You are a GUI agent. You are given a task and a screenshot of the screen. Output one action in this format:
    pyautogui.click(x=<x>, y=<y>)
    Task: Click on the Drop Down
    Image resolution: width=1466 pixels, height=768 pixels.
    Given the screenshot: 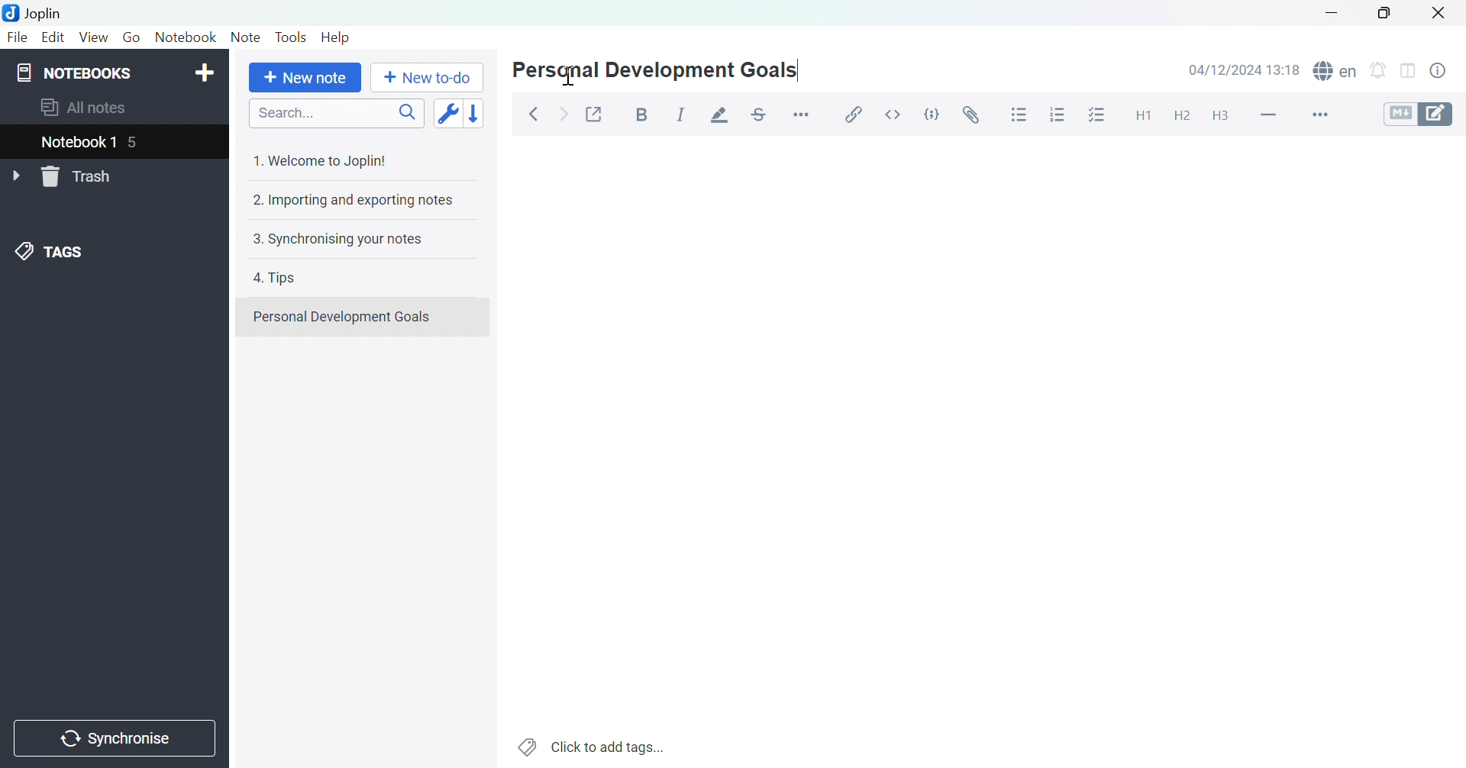 What is the action you would take?
    pyautogui.click(x=15, y=174)
    